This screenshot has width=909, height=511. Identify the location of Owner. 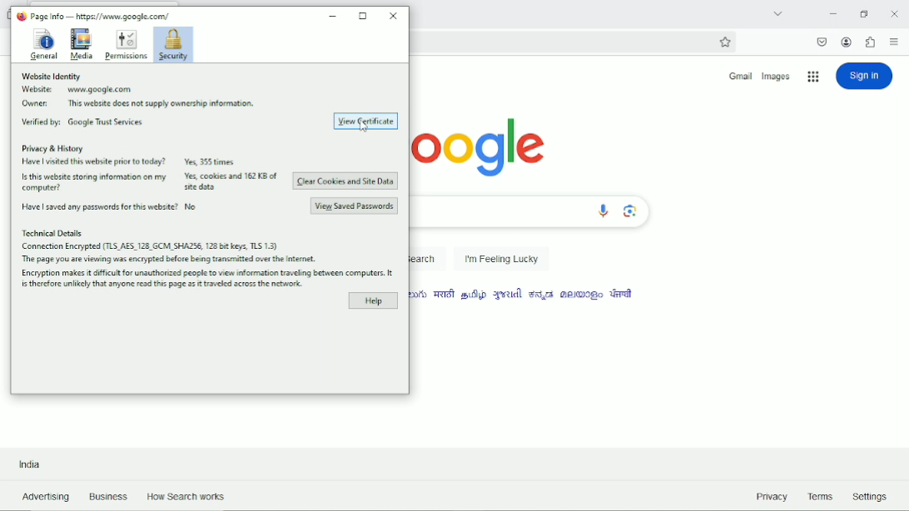
(36, 104).